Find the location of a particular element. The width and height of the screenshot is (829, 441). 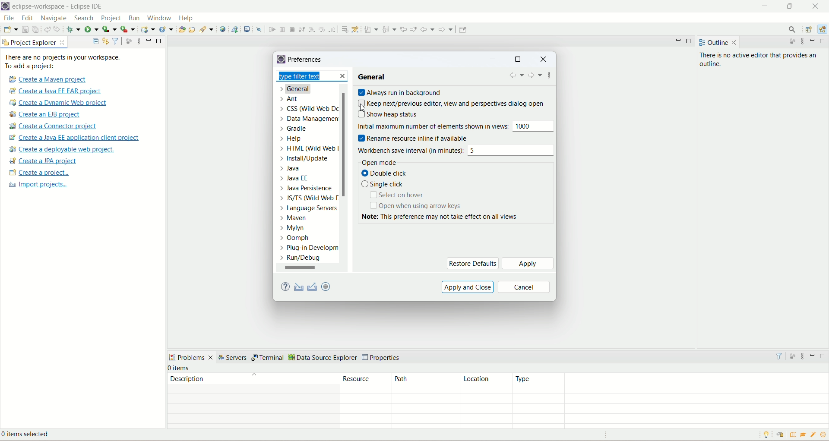

redo is located at coordinates (58, 29).